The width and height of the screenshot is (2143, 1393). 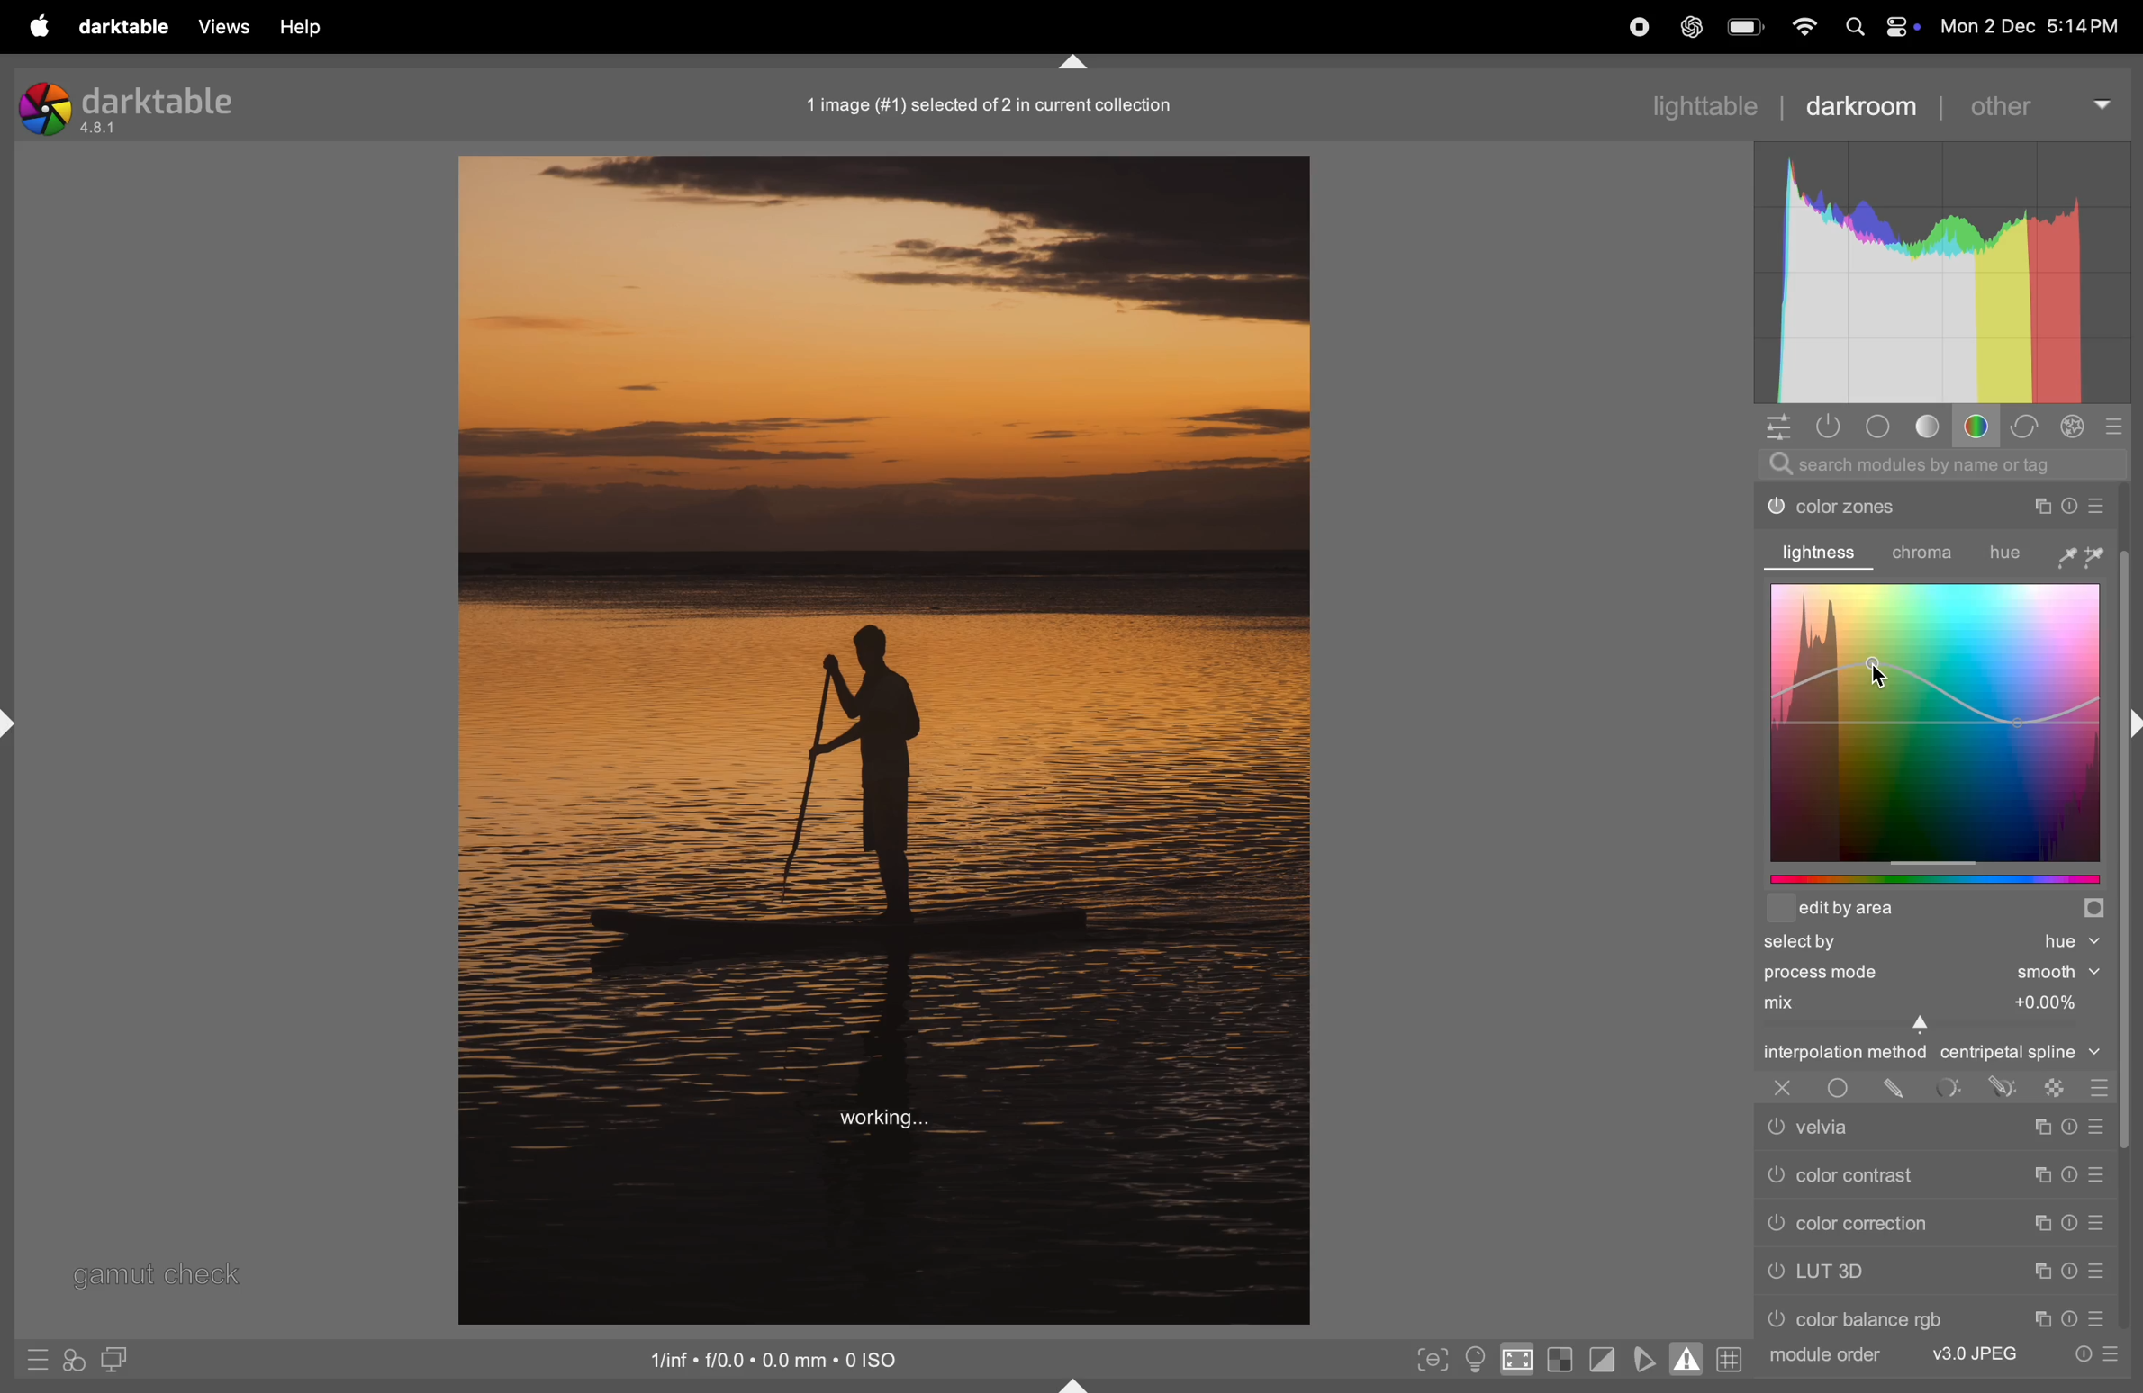 What do you see at coordinates (2096, 1220) in the screenshot?
I see `preset` at bounding box center [2096, 1220].